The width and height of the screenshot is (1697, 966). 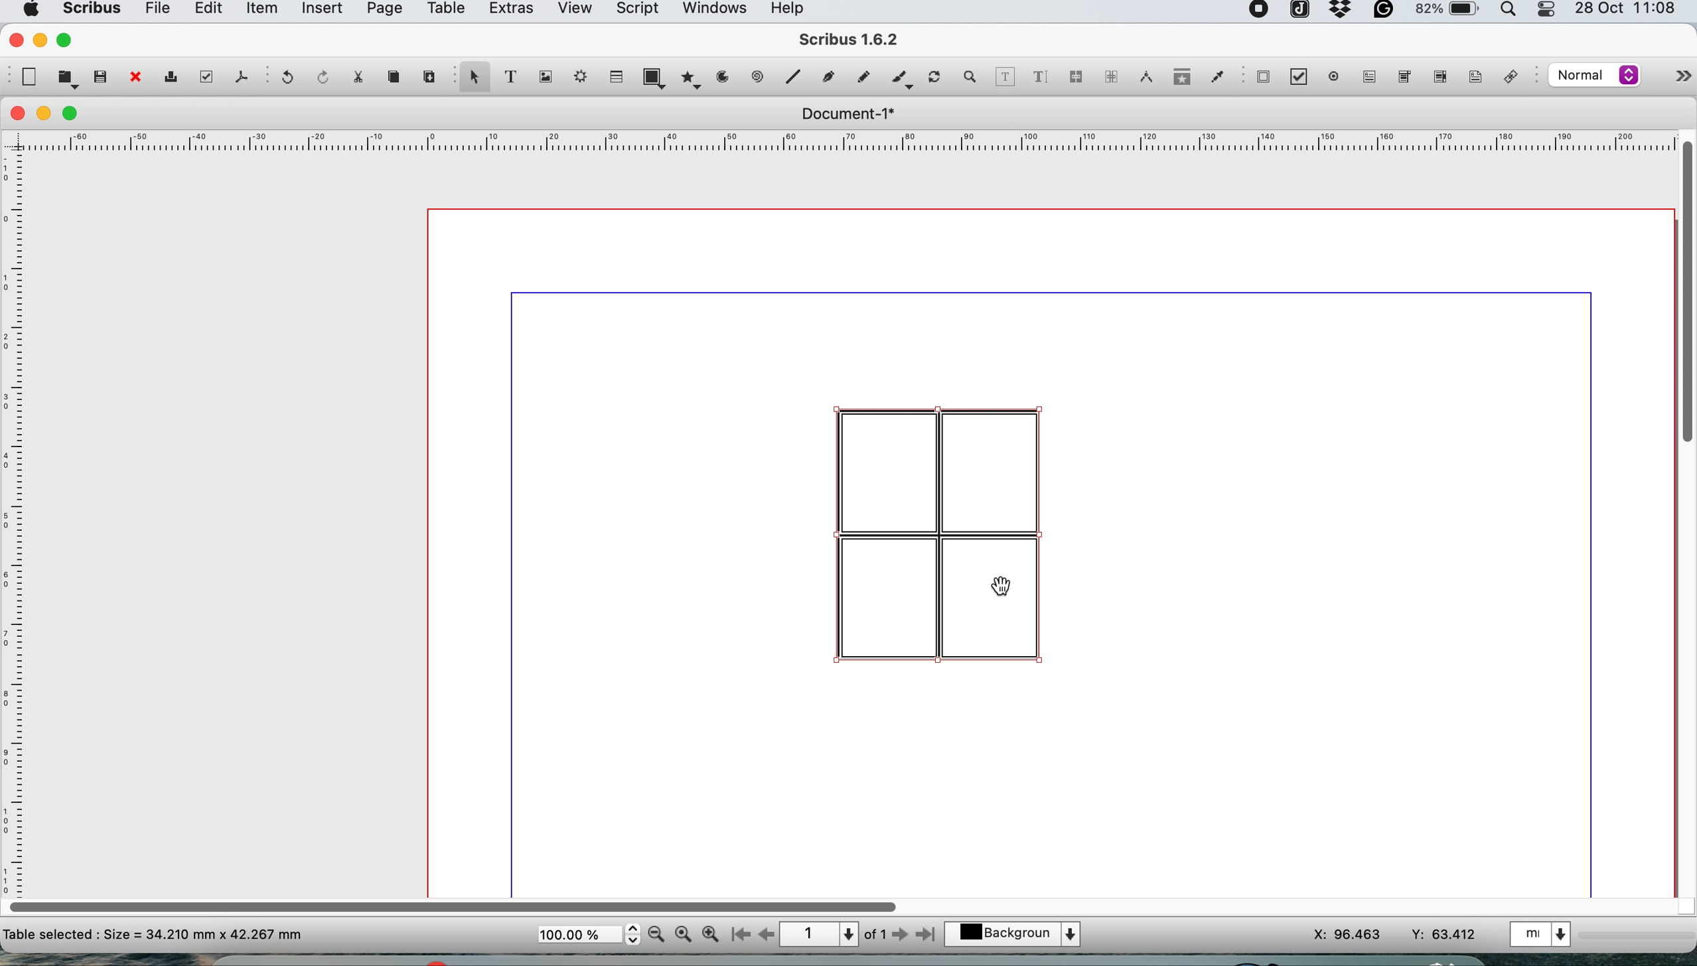 What do you see at coordinates (860, 77) in the screenshot?
I see `freehand line` at bounding box center [860, 77].